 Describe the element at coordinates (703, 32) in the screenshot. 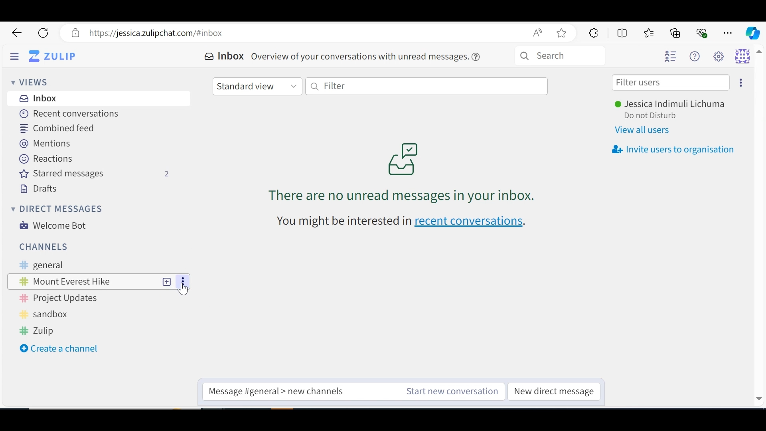

I see `Browser essentials` at that location.